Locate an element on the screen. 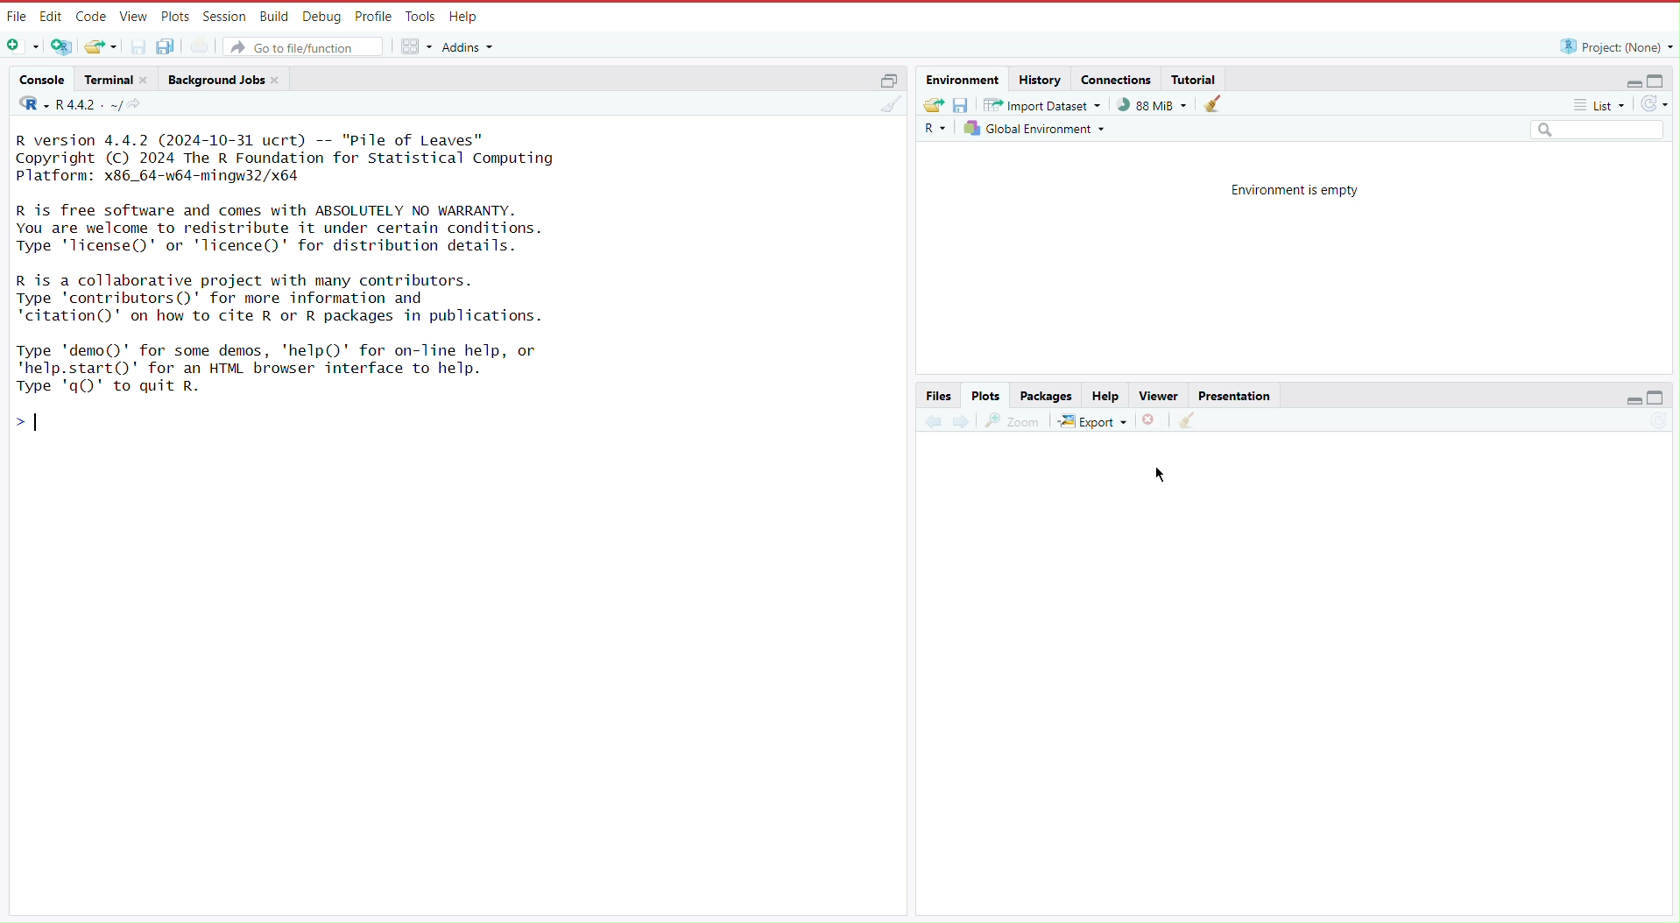 This screenshot has width=1680, height=923. Clear console (Ctrl +L) is located at coordinates (1186, 420).